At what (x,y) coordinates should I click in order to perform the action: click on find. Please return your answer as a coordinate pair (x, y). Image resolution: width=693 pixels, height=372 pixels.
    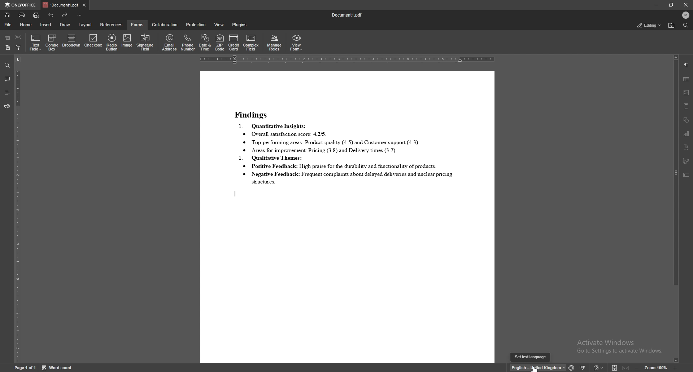
    Looking at the image, I should click on (686, 25).